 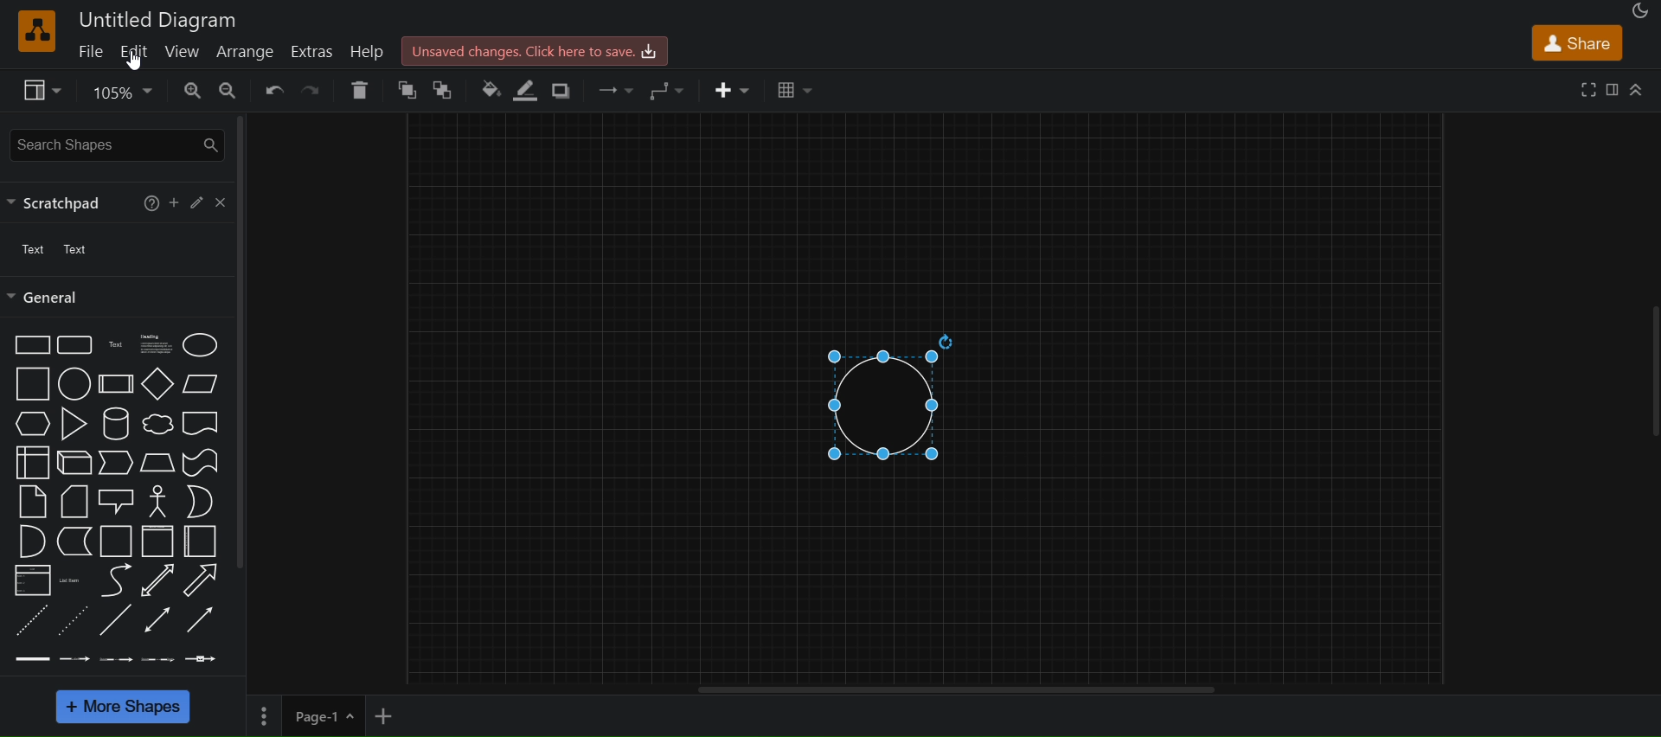 I want to click on share, so click(x=1574, y=42).